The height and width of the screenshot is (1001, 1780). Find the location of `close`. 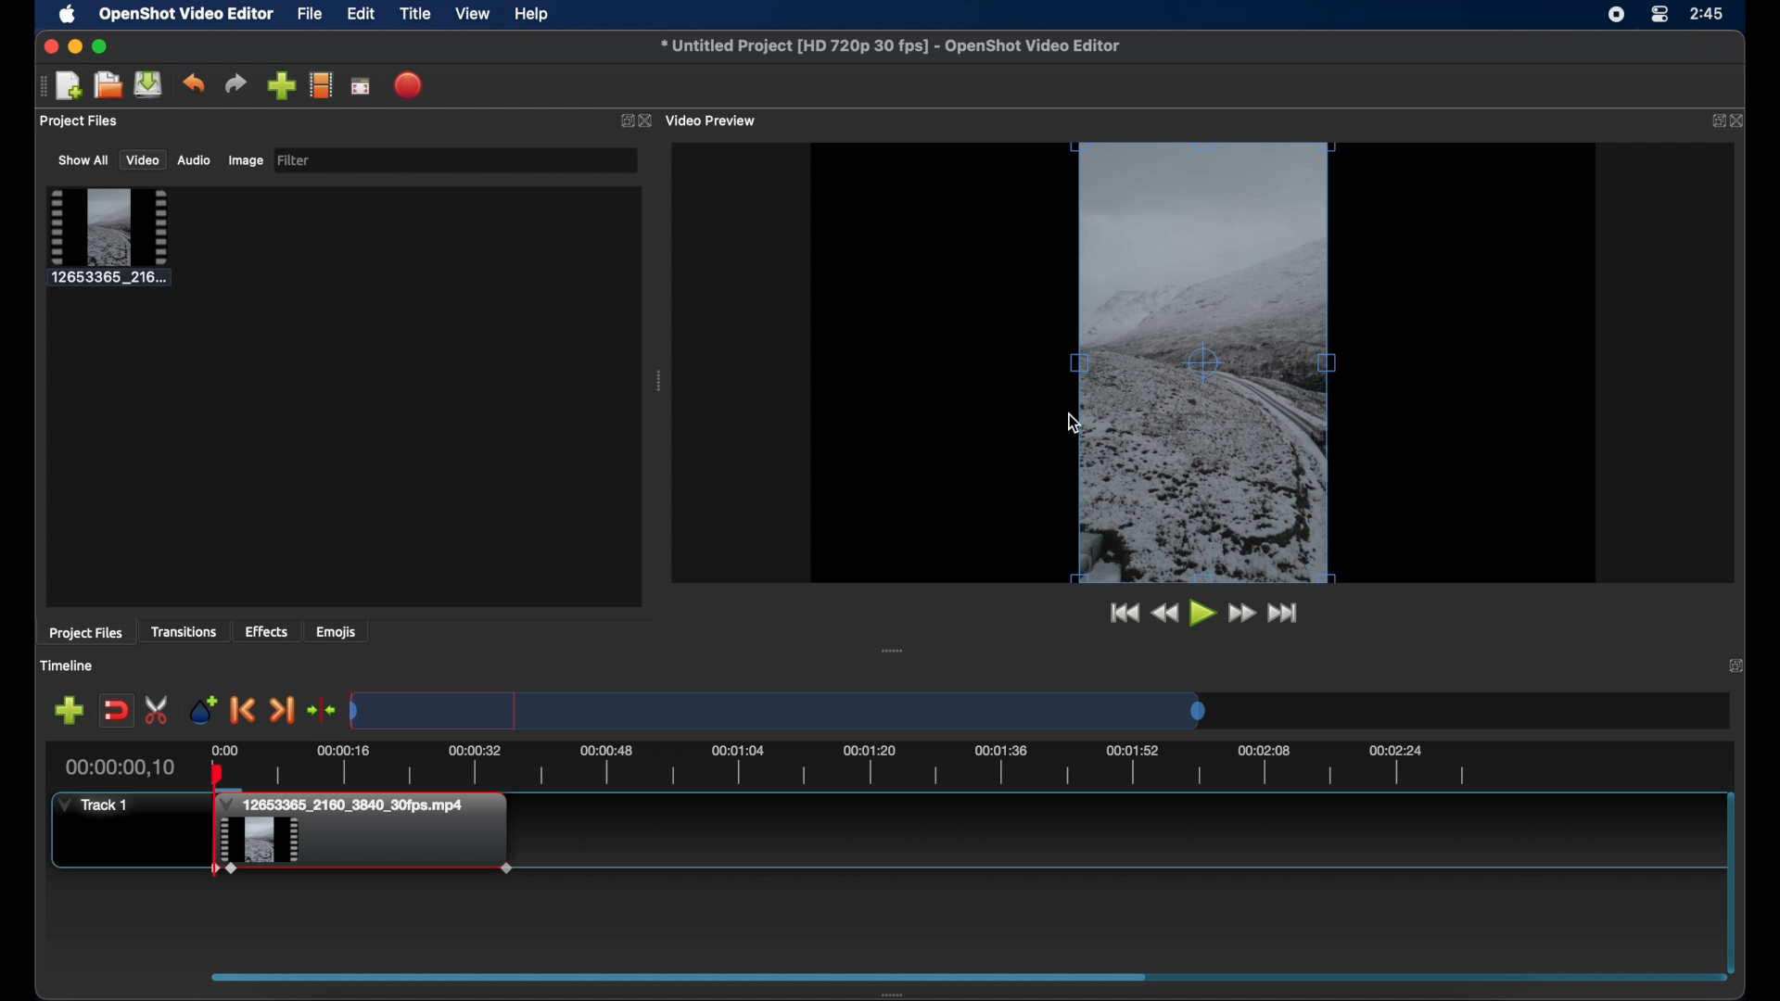

close is located at coordinates (645, 120).